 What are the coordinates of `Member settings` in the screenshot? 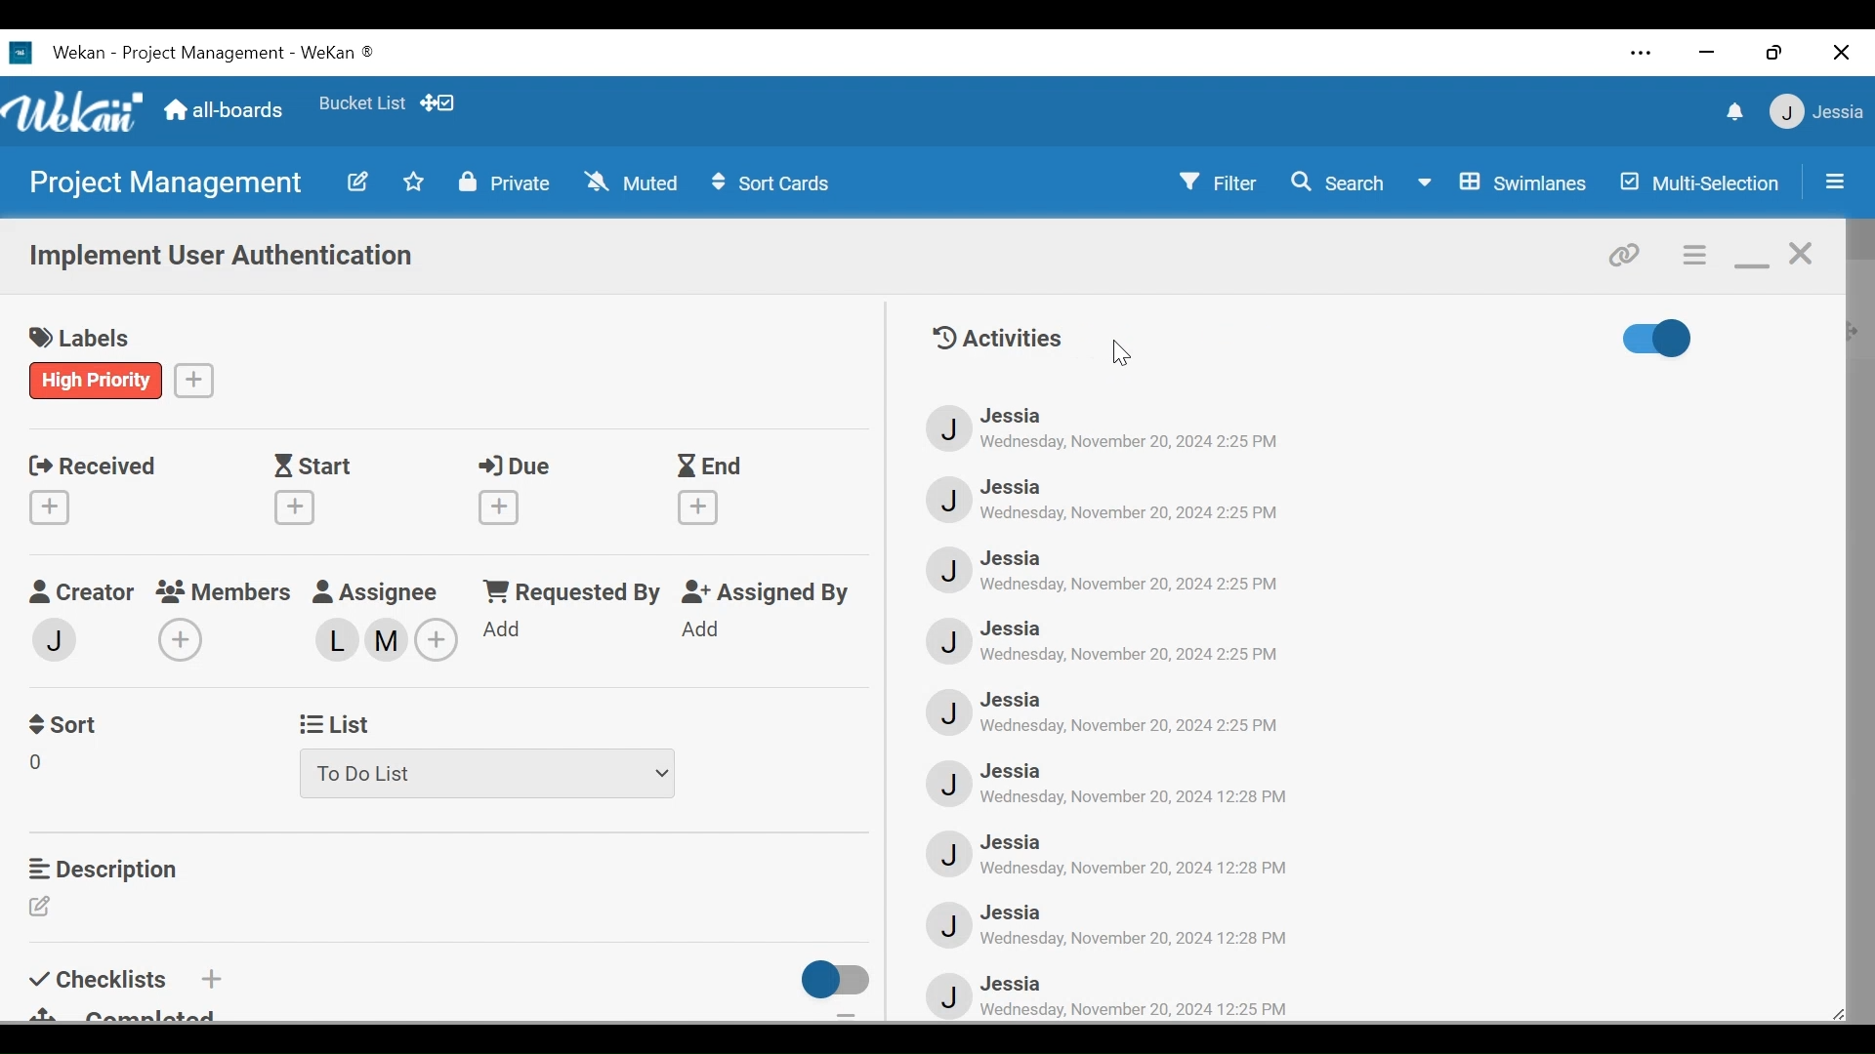 It's located at (1812, 112).